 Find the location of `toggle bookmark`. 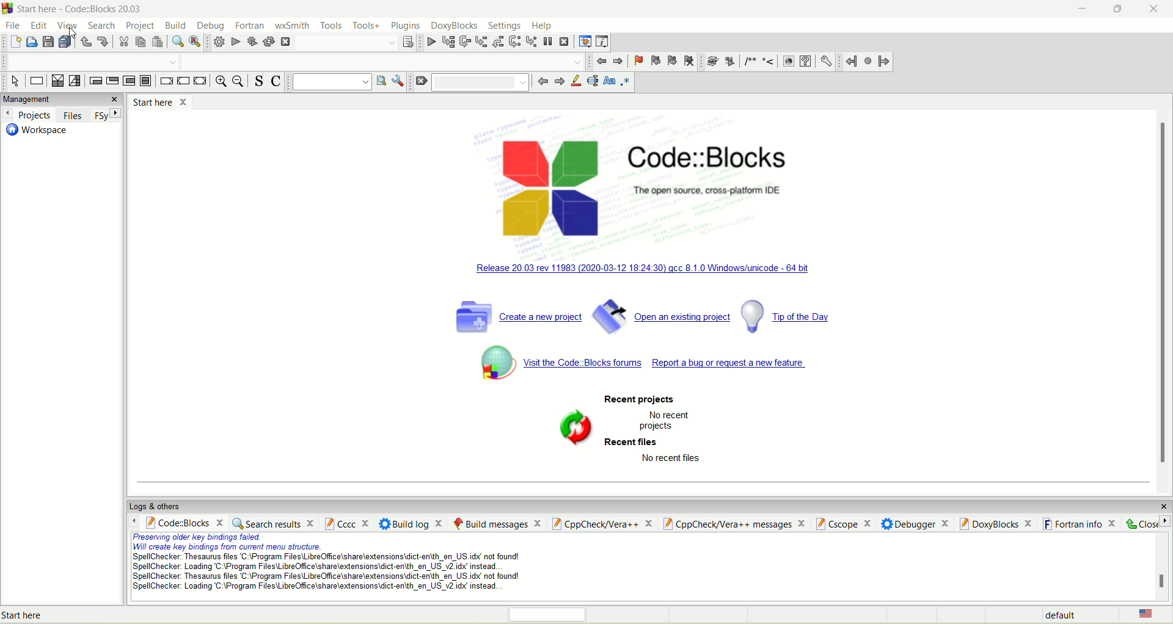

toggle bookmark is located at coordinates (638, 60).